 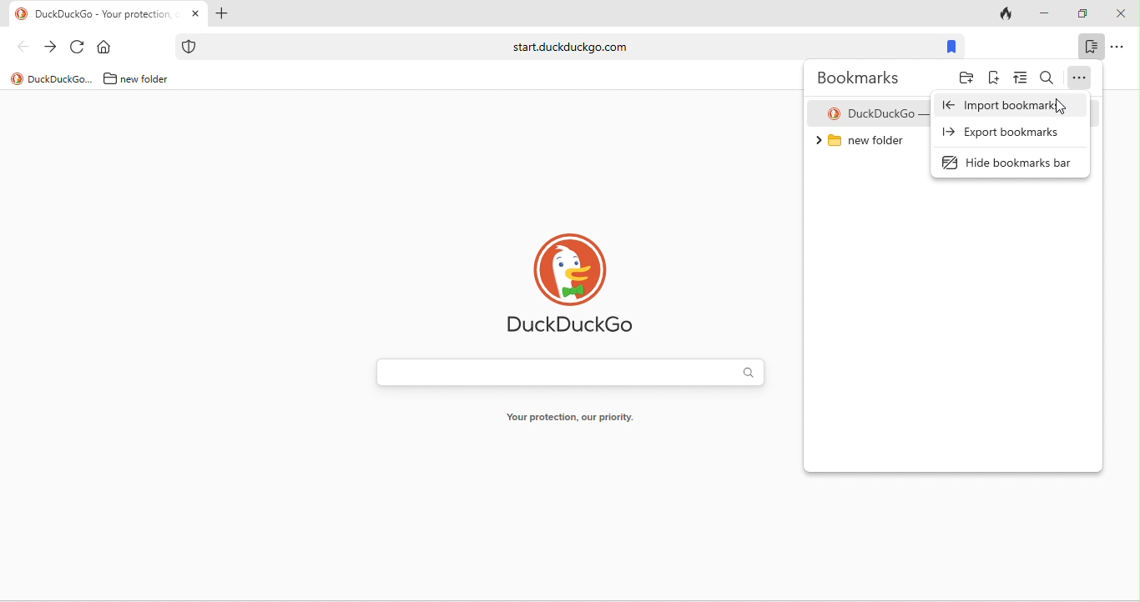 What do you see at coordinates (61, 78) in the screenshot?
I see `DuckDuckGo...` at bounding box center [61, 78].